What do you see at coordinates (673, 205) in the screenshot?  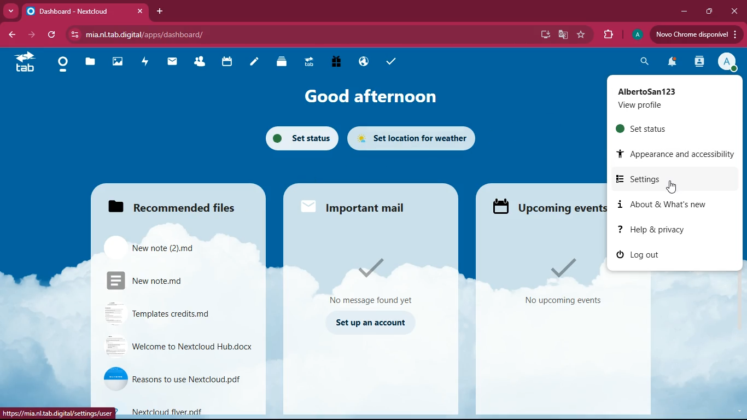 I see `about` at bounding box center [673, 205].